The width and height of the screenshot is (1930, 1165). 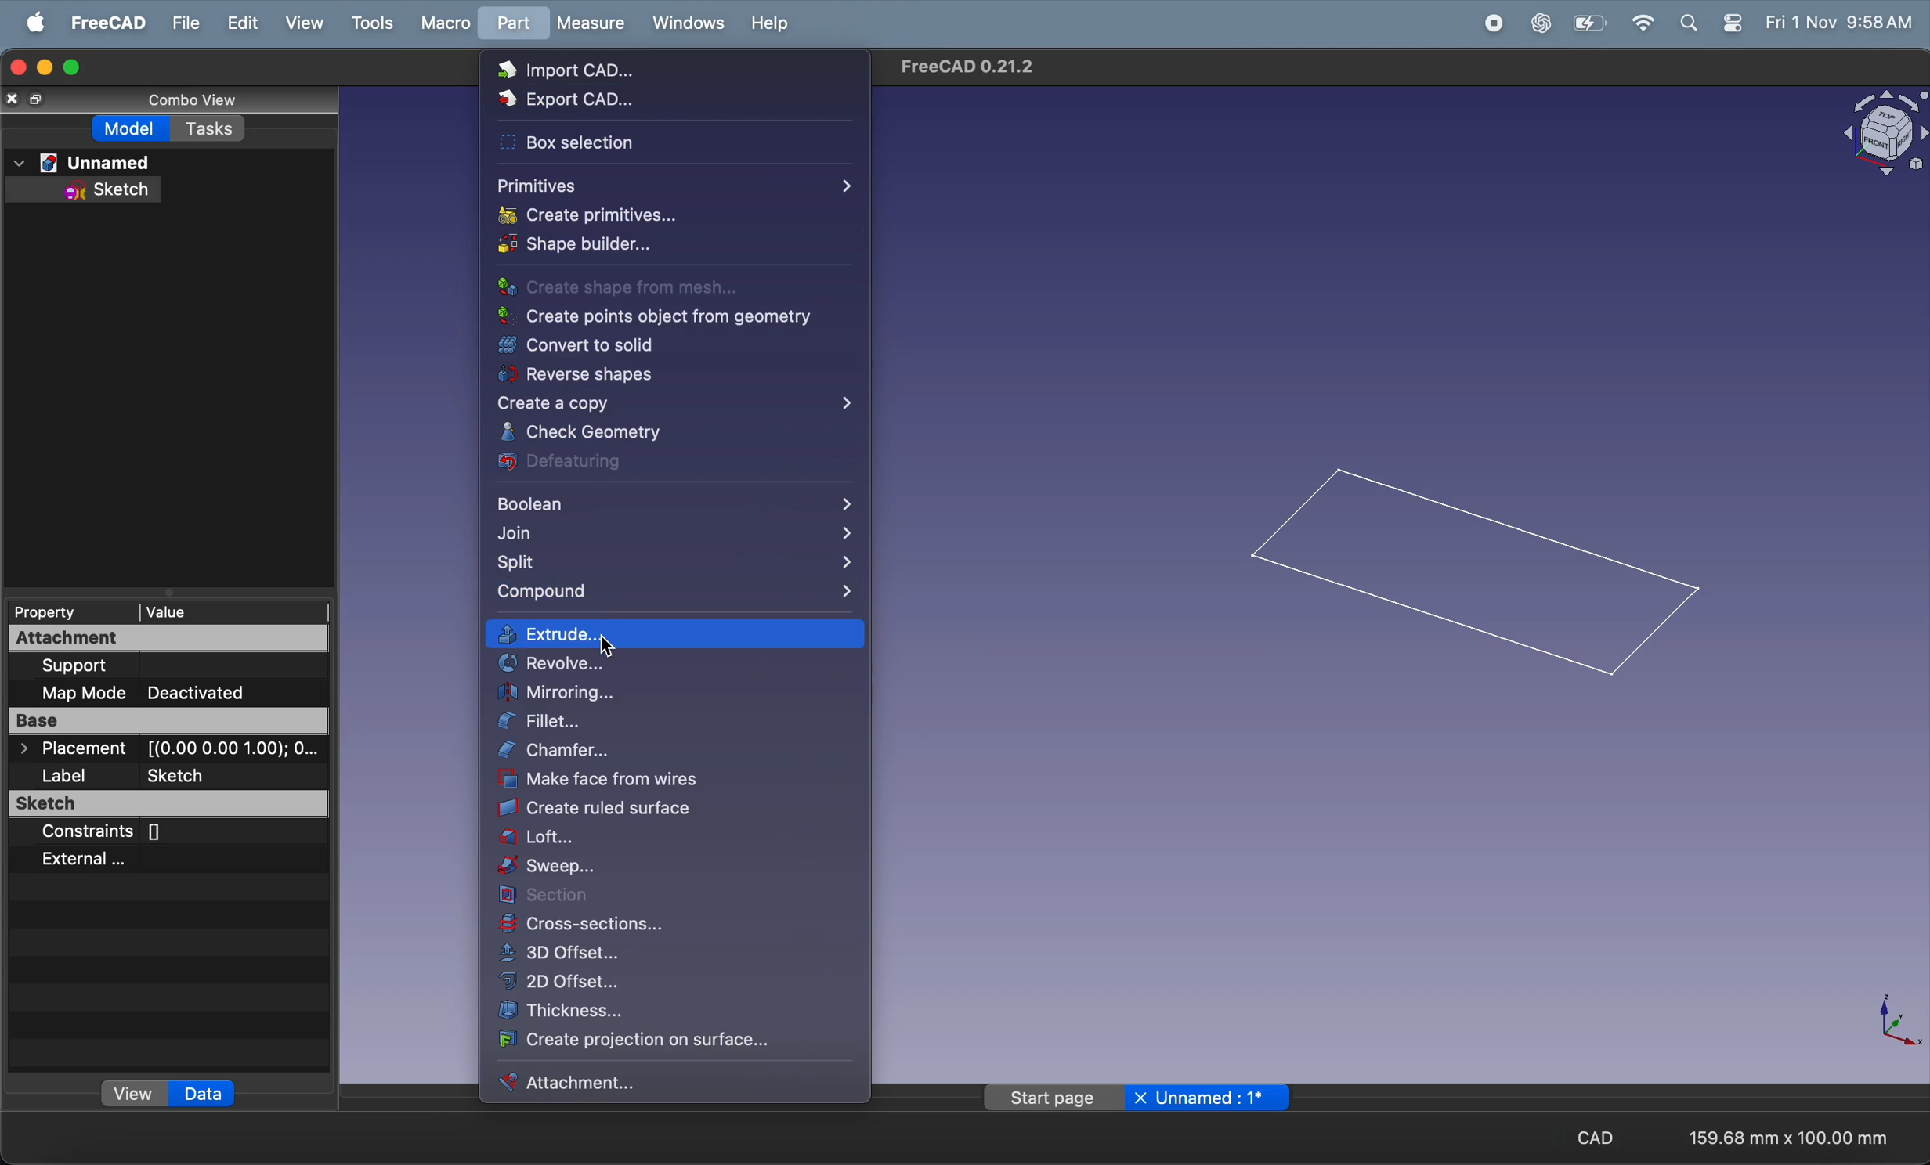 I want to click on revolve, so click(x=678, y=664).